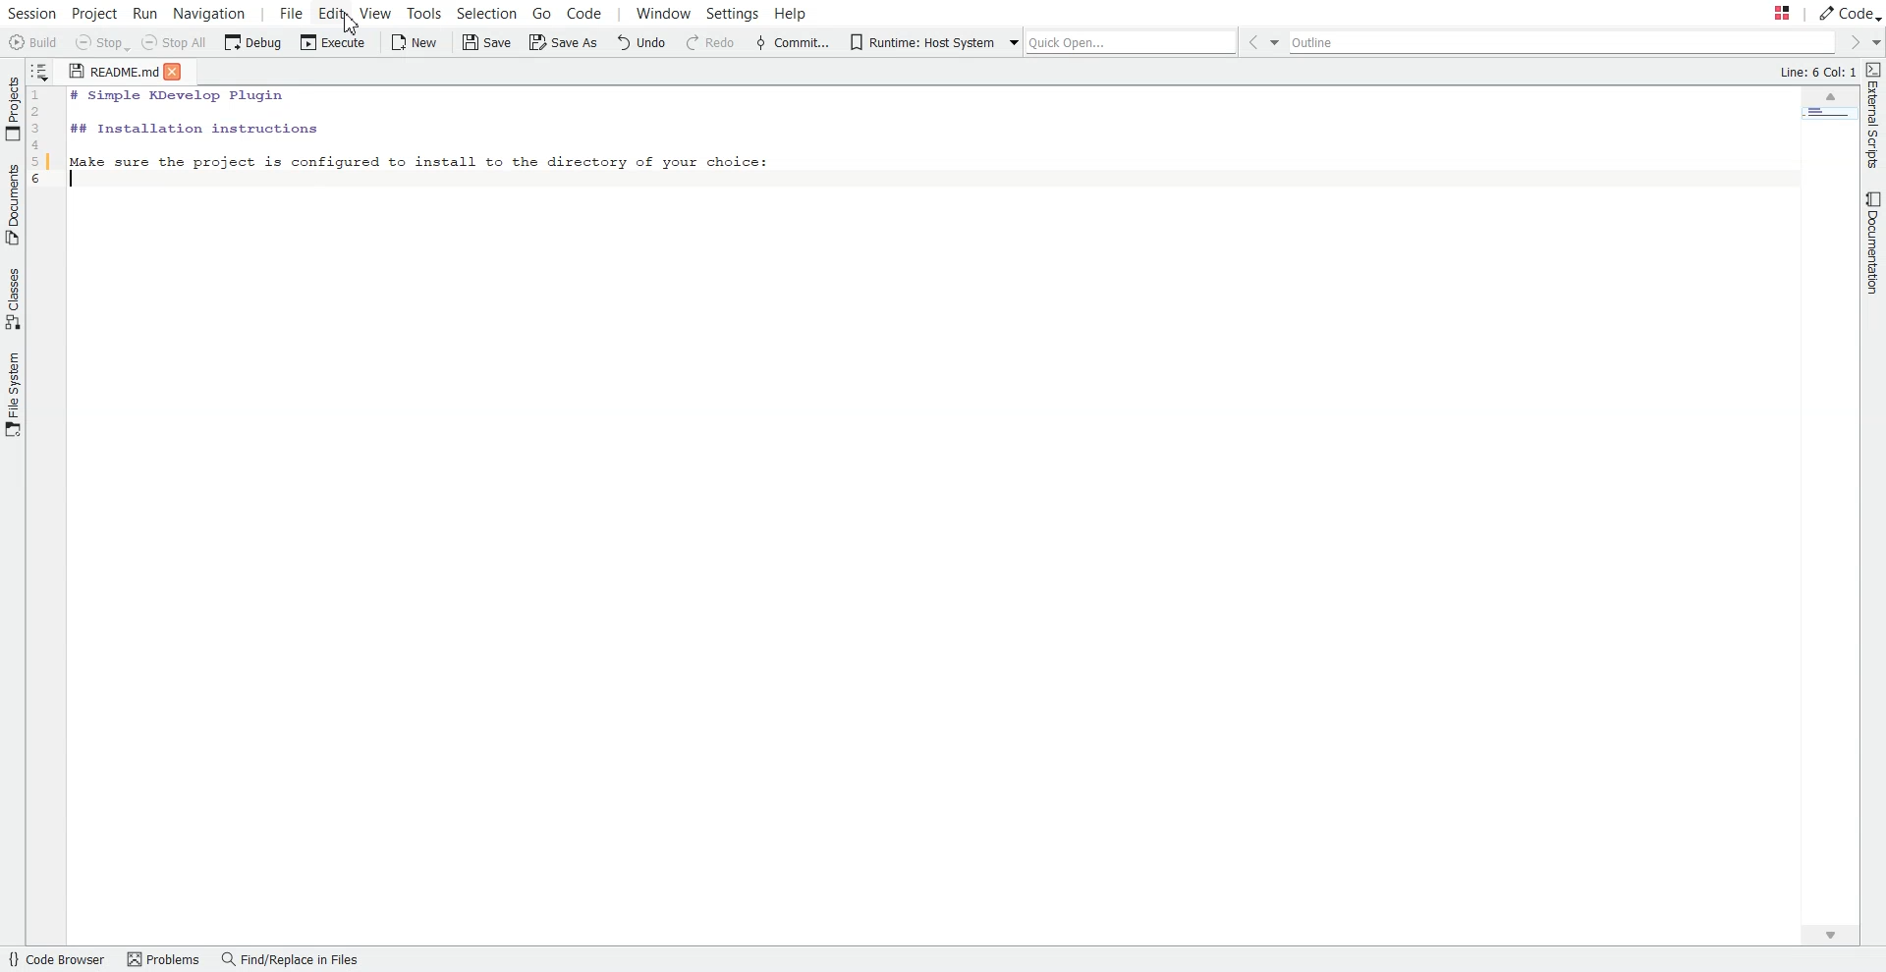 The image size is (1886, 972). Describe the element at coordinates (113, 73) in the screenshot. I see `README.md (document)` at that location.